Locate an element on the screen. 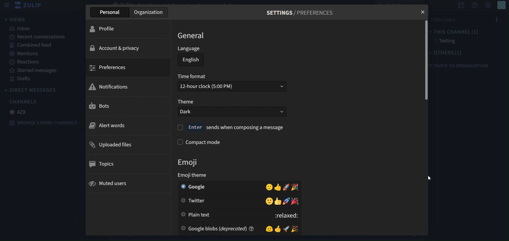 The width and height of the screenshot is (509, 241). emoji is located at coordinates (189, 162).